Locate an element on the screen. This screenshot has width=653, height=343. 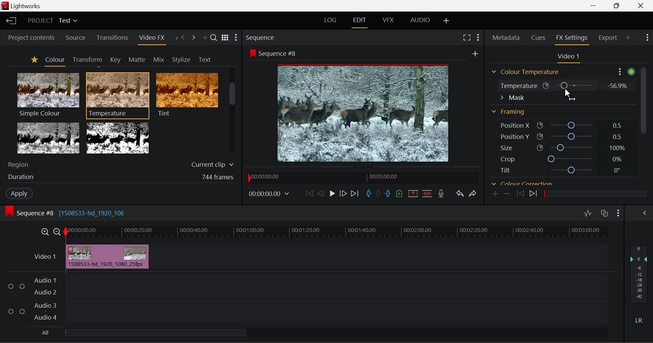
duration is located at coordinates (19, 177).